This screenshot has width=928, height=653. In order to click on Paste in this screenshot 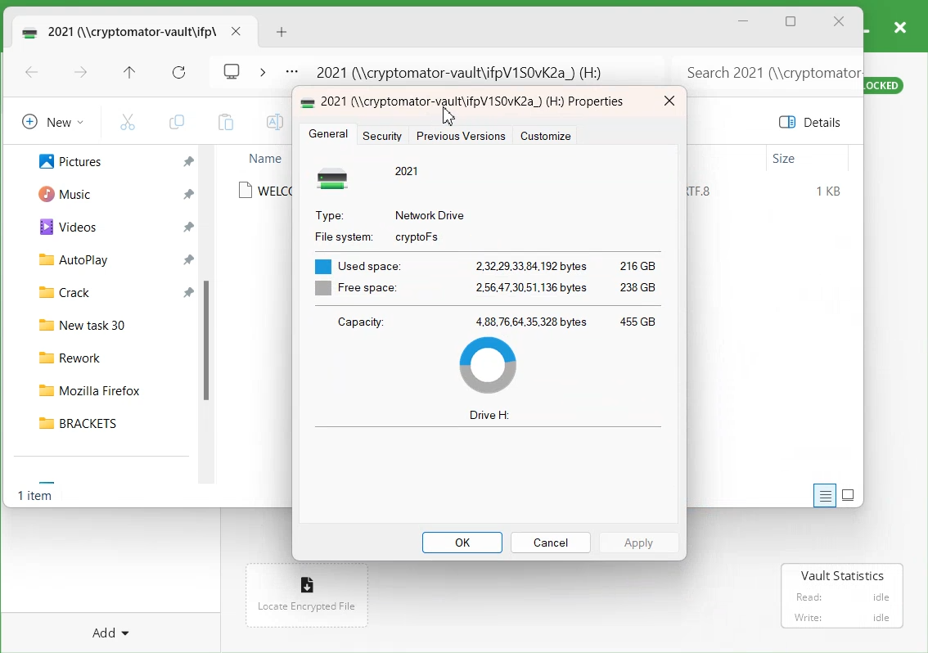, I will do `click(225, 122)`.